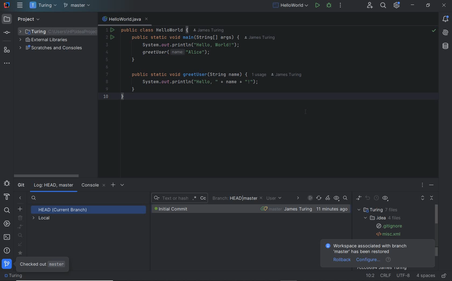 The height and width of the screenshot is (281, 452). What do you see at coordinates (107, 59) in the screenshot?
I see `5` at bounding box center [107, 59].